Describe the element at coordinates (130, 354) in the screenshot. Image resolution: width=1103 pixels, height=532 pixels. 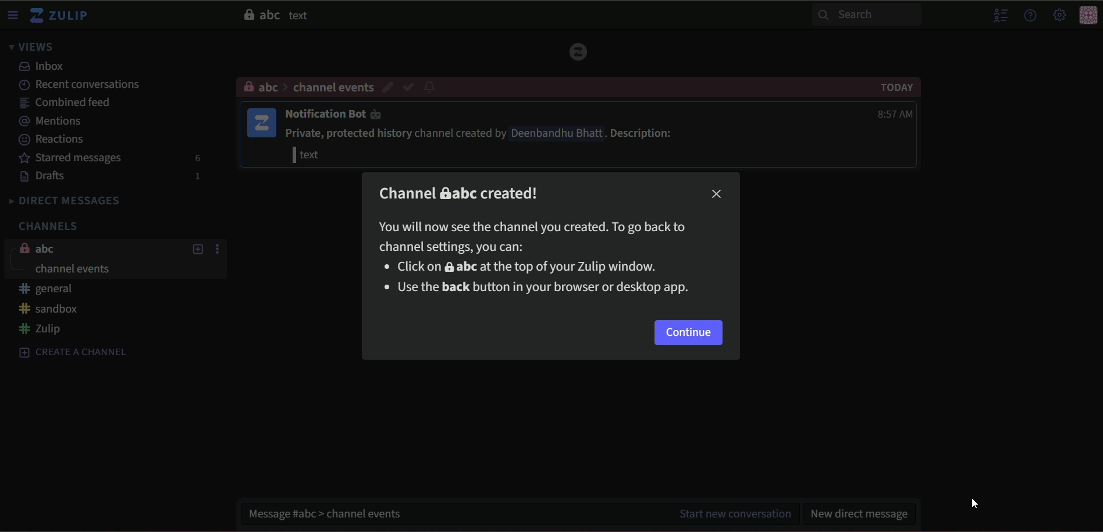
I see `create a channel` at that location.